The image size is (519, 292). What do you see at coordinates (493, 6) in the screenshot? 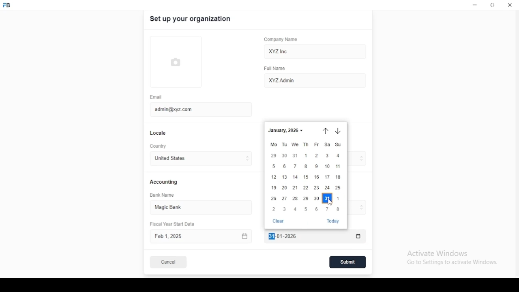
I see `restore` at bounding box center [493, 6].